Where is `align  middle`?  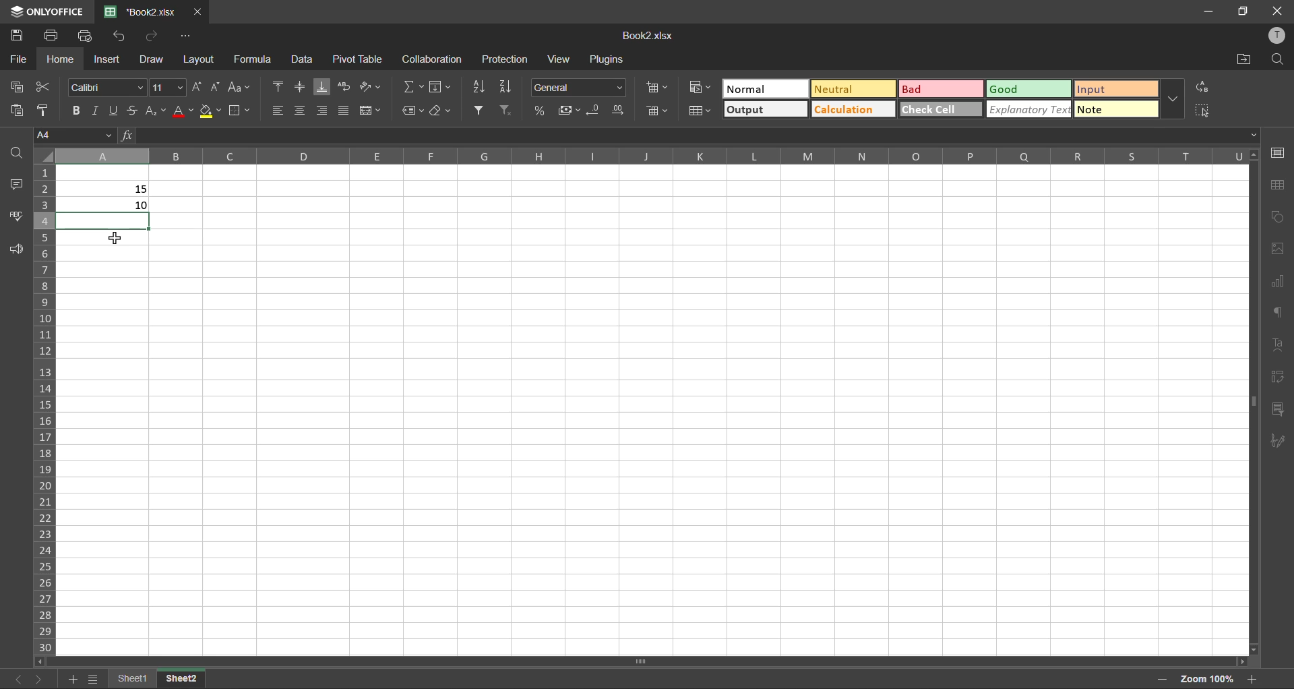
align  middle is located at coordinates (298, 86).